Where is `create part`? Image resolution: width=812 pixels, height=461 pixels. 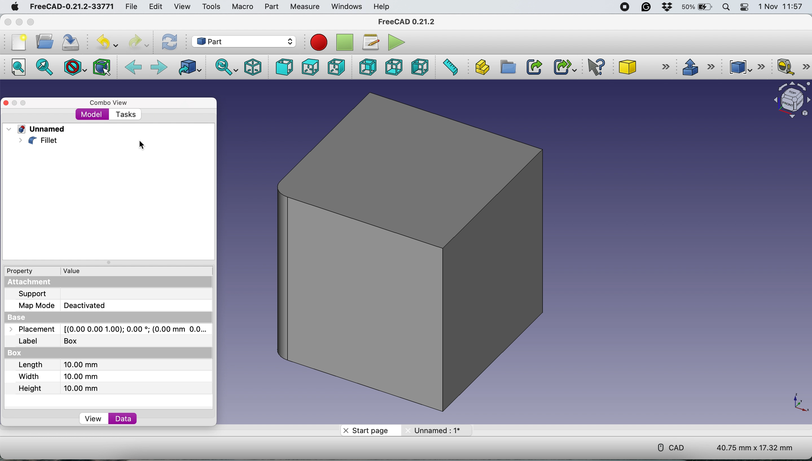 create part is located at coordinates (481, 67).